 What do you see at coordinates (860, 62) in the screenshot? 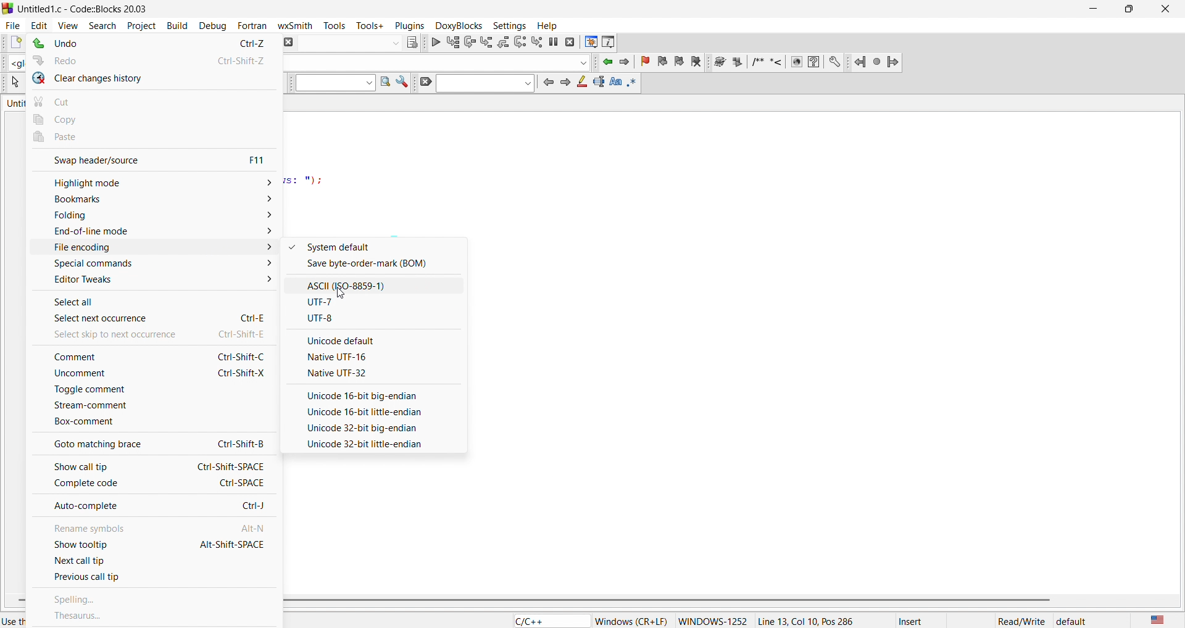
I see `jump back` at bounding box center [860, 62].